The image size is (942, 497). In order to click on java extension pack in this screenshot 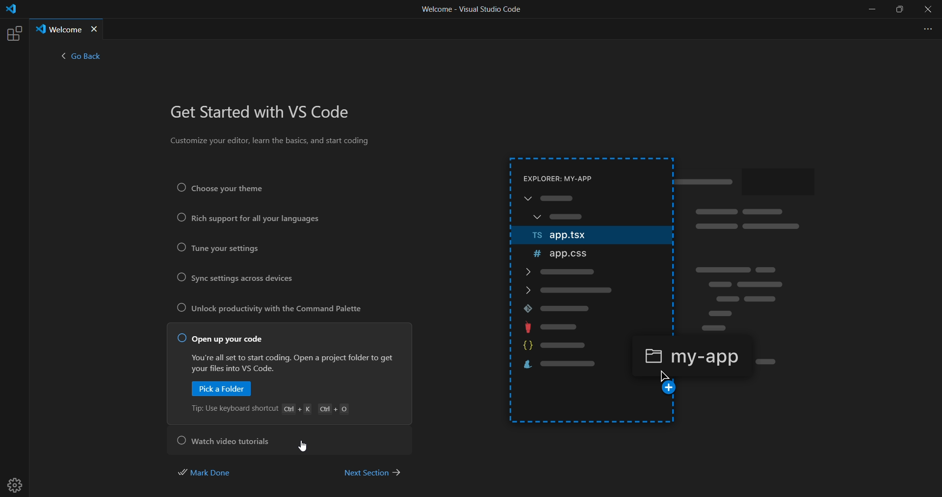, I will do `click(596, 326)`.